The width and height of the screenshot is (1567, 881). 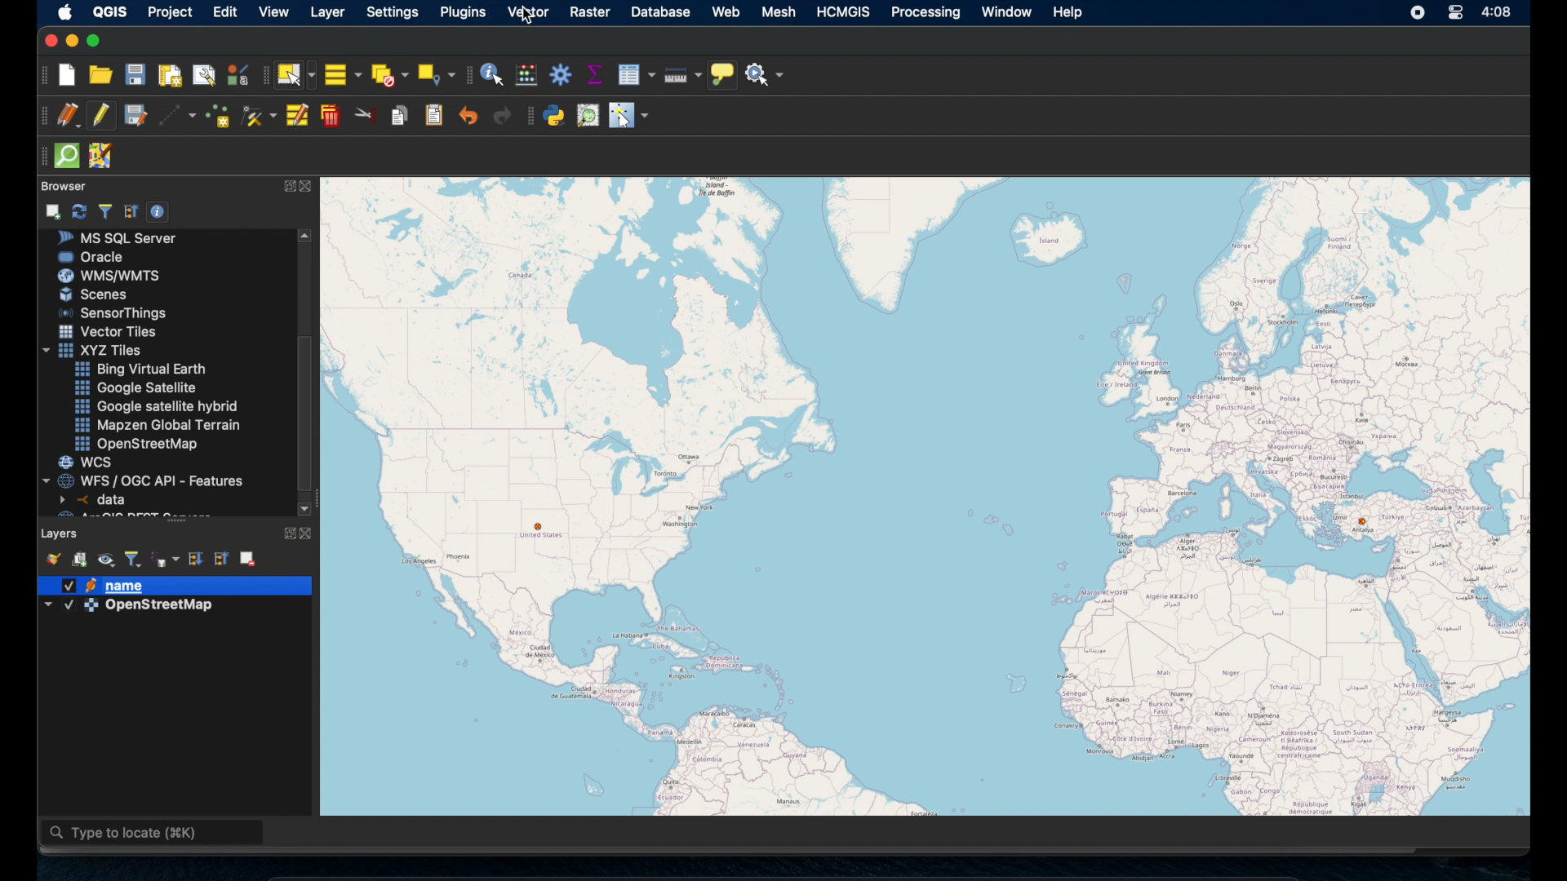 I want to click on quicksom, so click(x=68, y=156).